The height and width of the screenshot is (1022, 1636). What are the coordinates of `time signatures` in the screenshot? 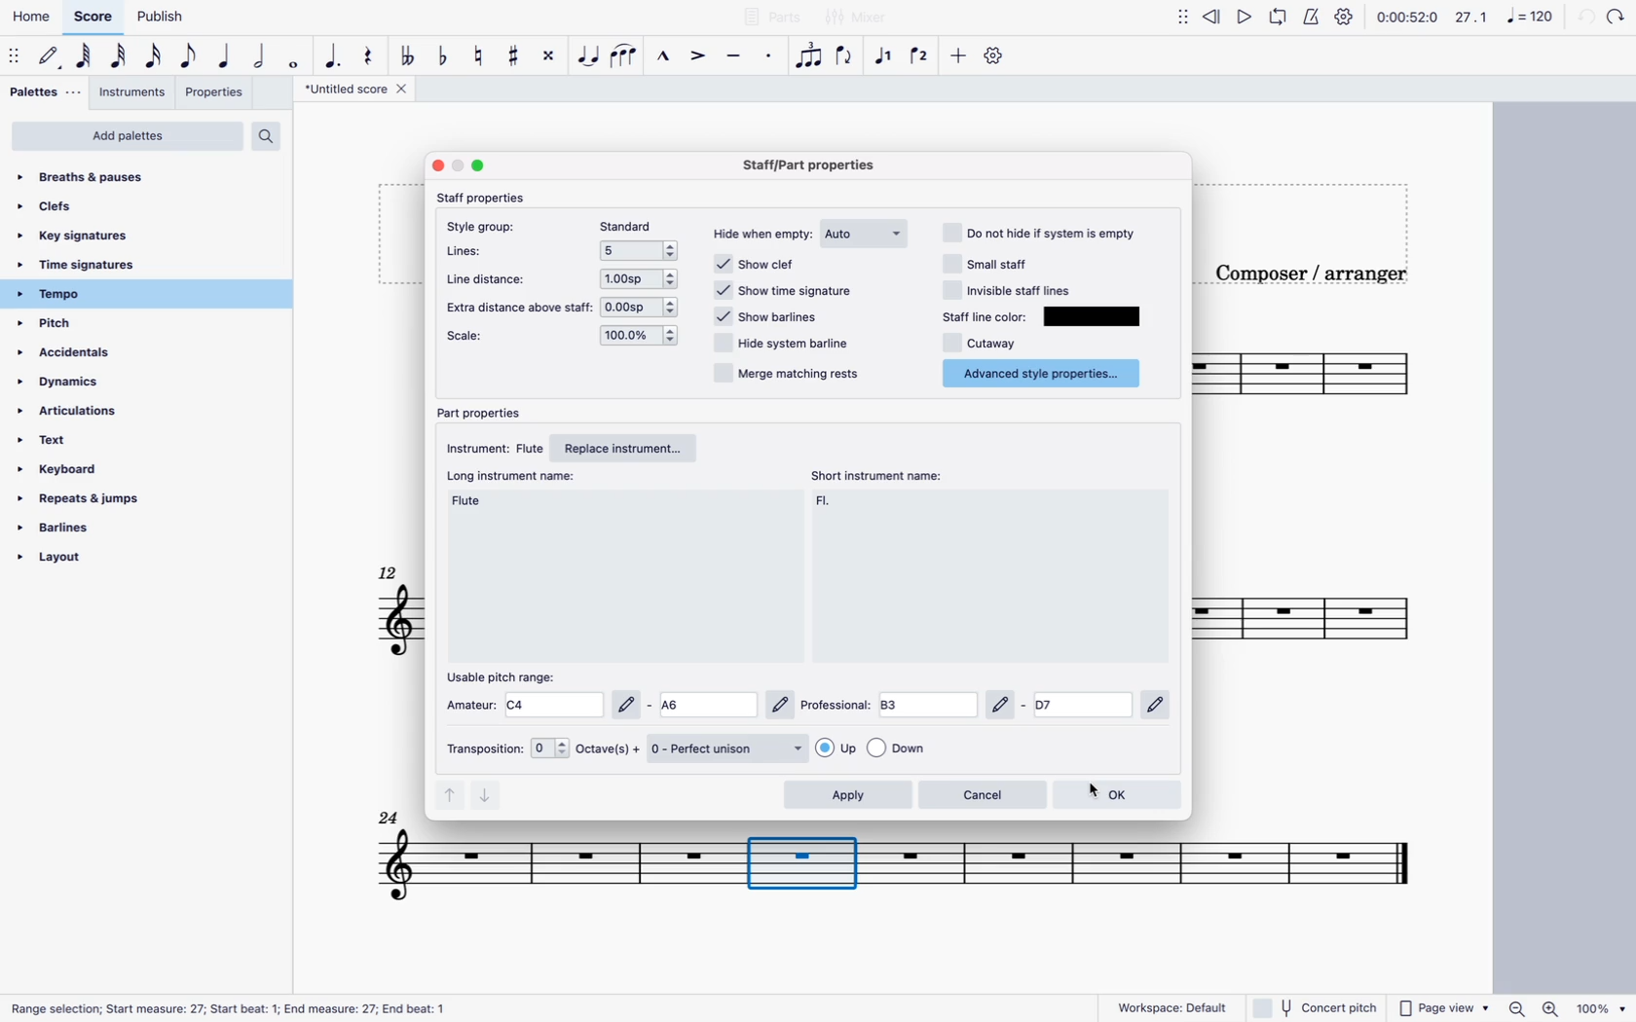 It's located at (90, 267).